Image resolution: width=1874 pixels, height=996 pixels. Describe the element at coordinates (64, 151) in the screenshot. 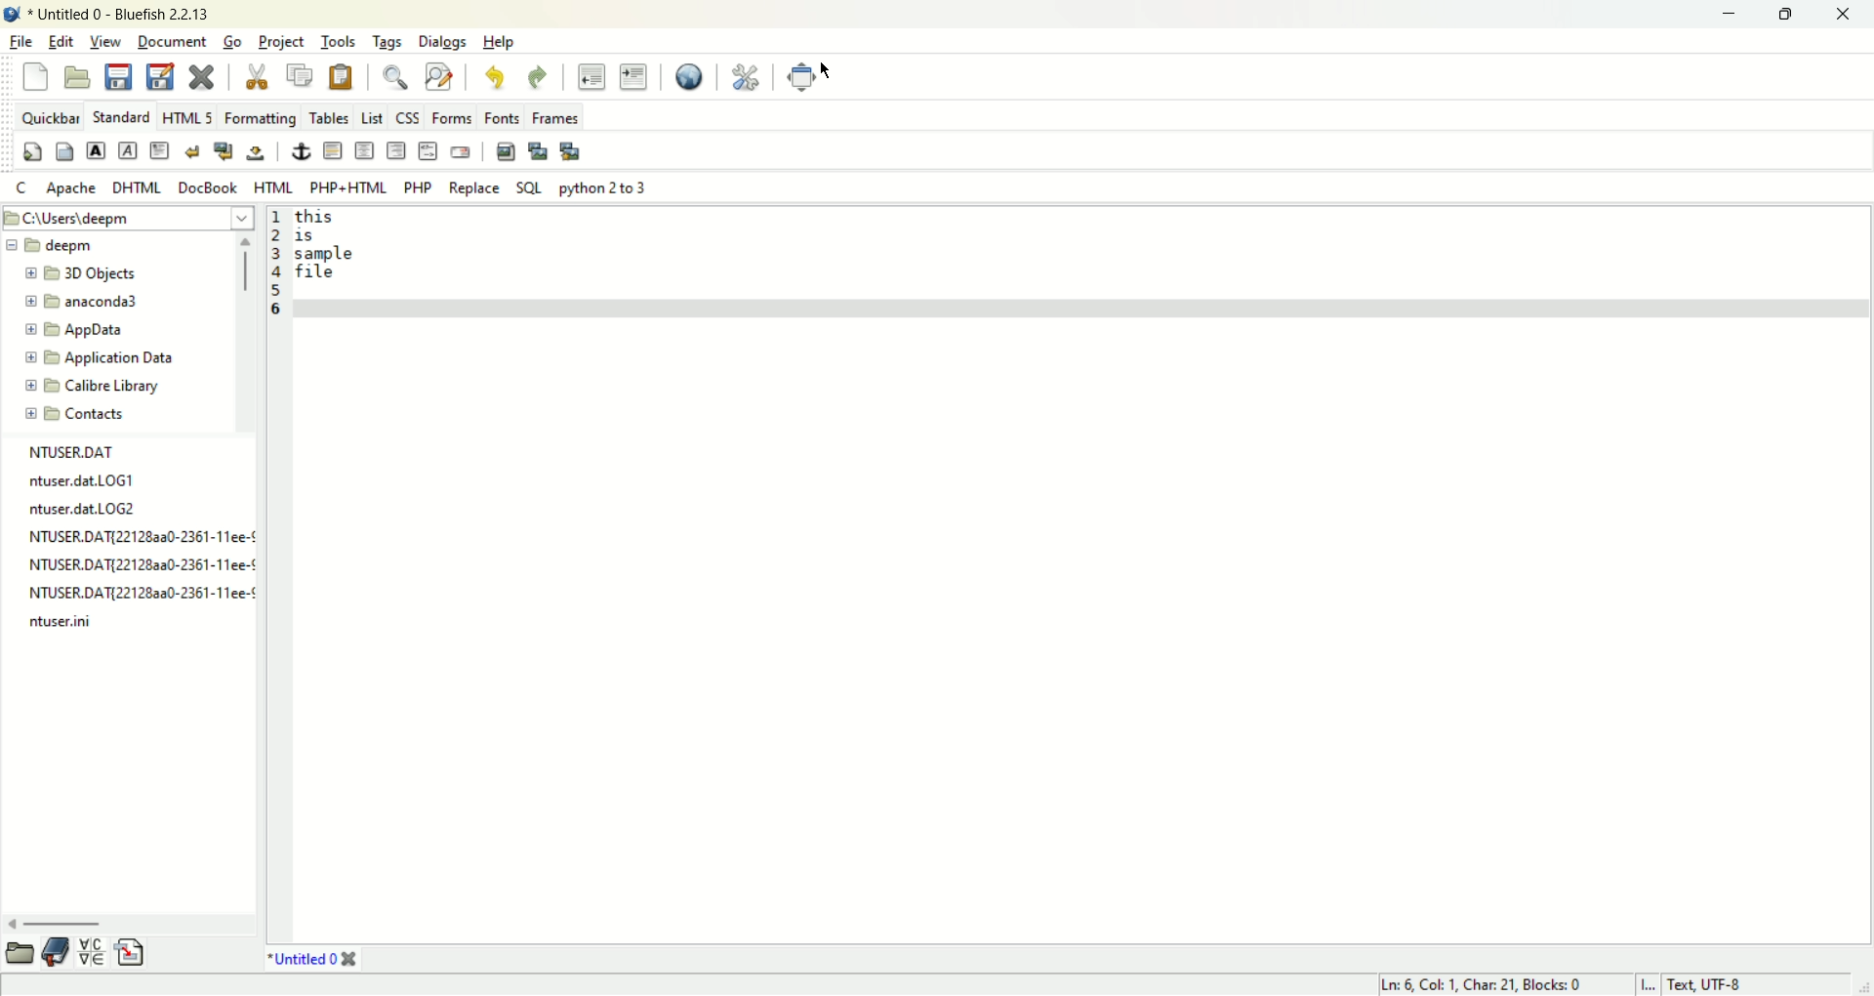

I see `body` at that location.